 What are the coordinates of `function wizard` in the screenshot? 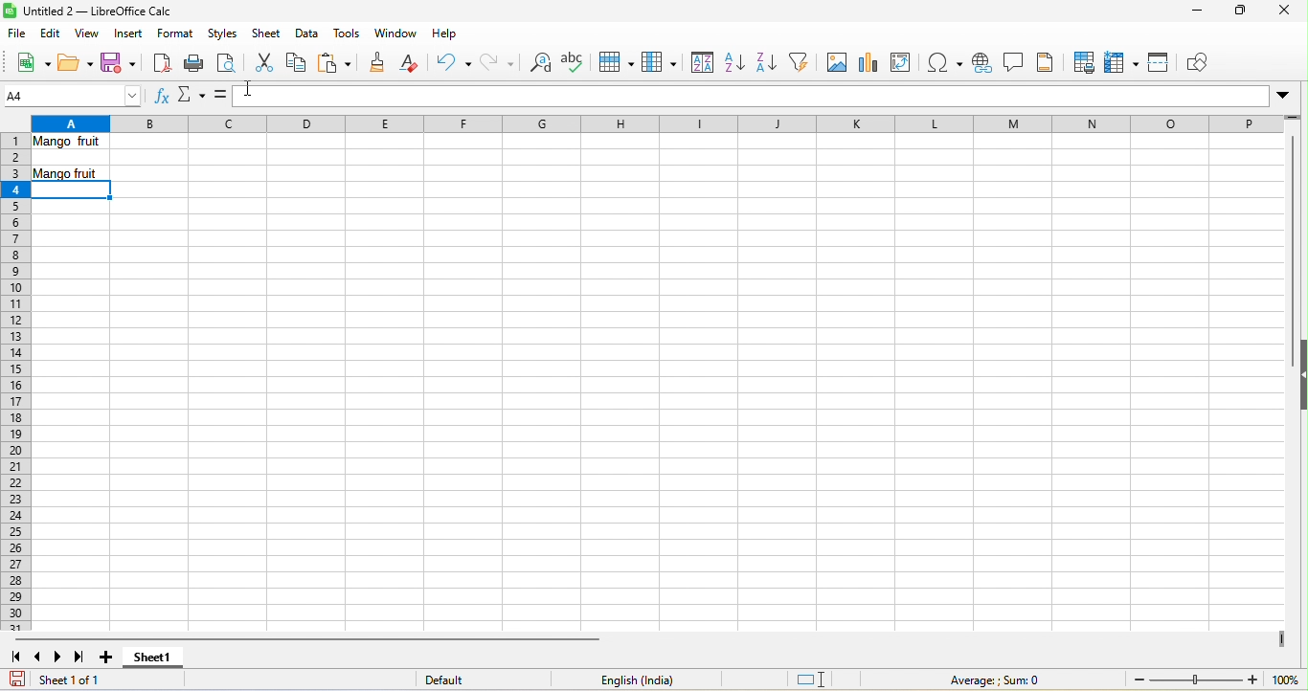 It's located at (165, 100).